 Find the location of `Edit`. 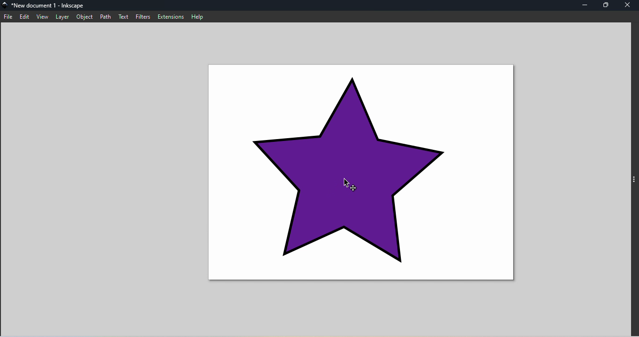

Edit is located at coordinates (26, 18).